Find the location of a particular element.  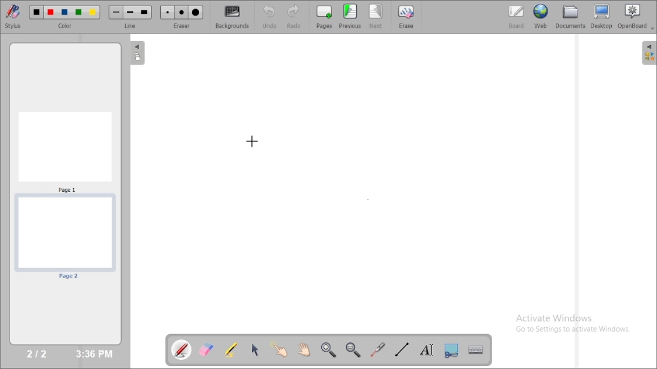

Color 1 is located at coordinates (37, 13).